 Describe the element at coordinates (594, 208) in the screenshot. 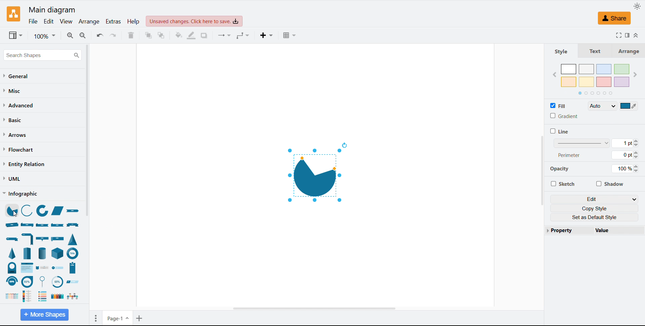

I see `Copy style ` at that location.